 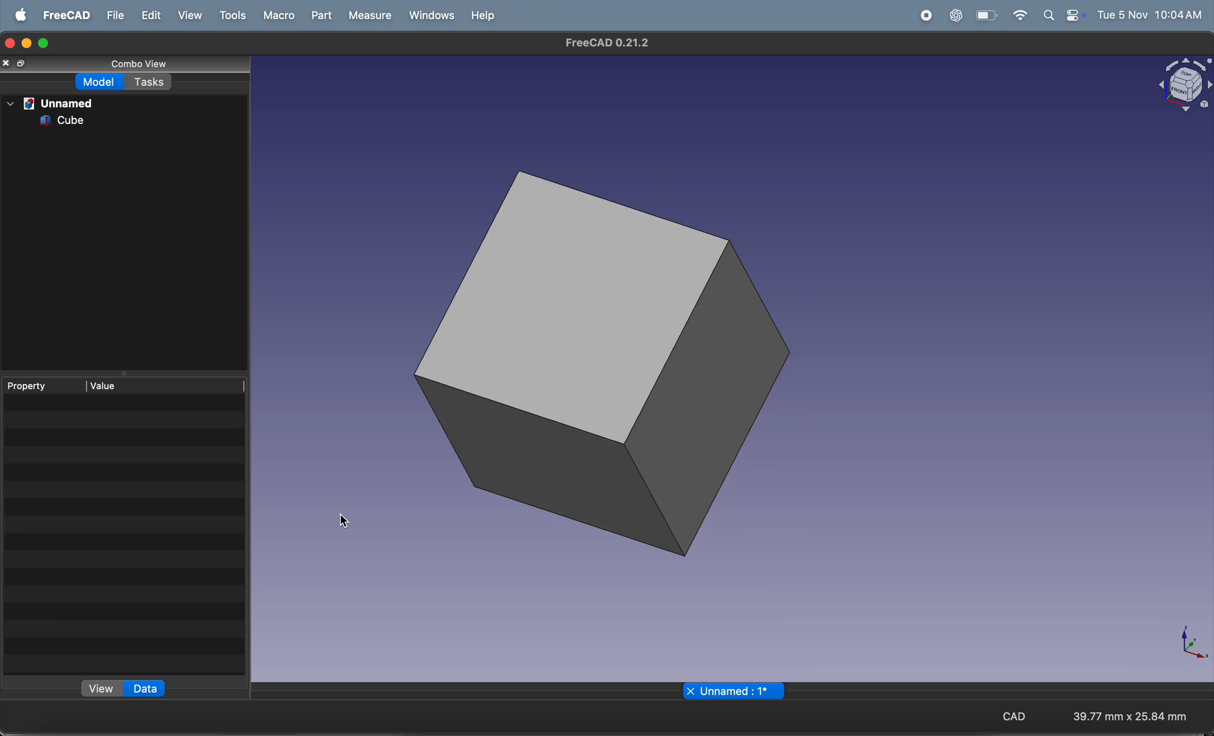 What do you see at coordinates (1194, 644) in the screenshot?
I see `axis compass` at bounding box center [1194, 644].